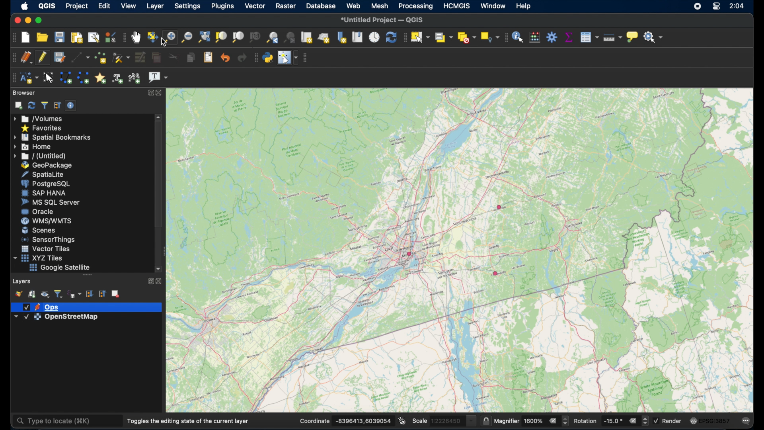  What do you see at coordinates (460, 133) in the screenshot?
I see `open street map` at bounding box center [460, 133].